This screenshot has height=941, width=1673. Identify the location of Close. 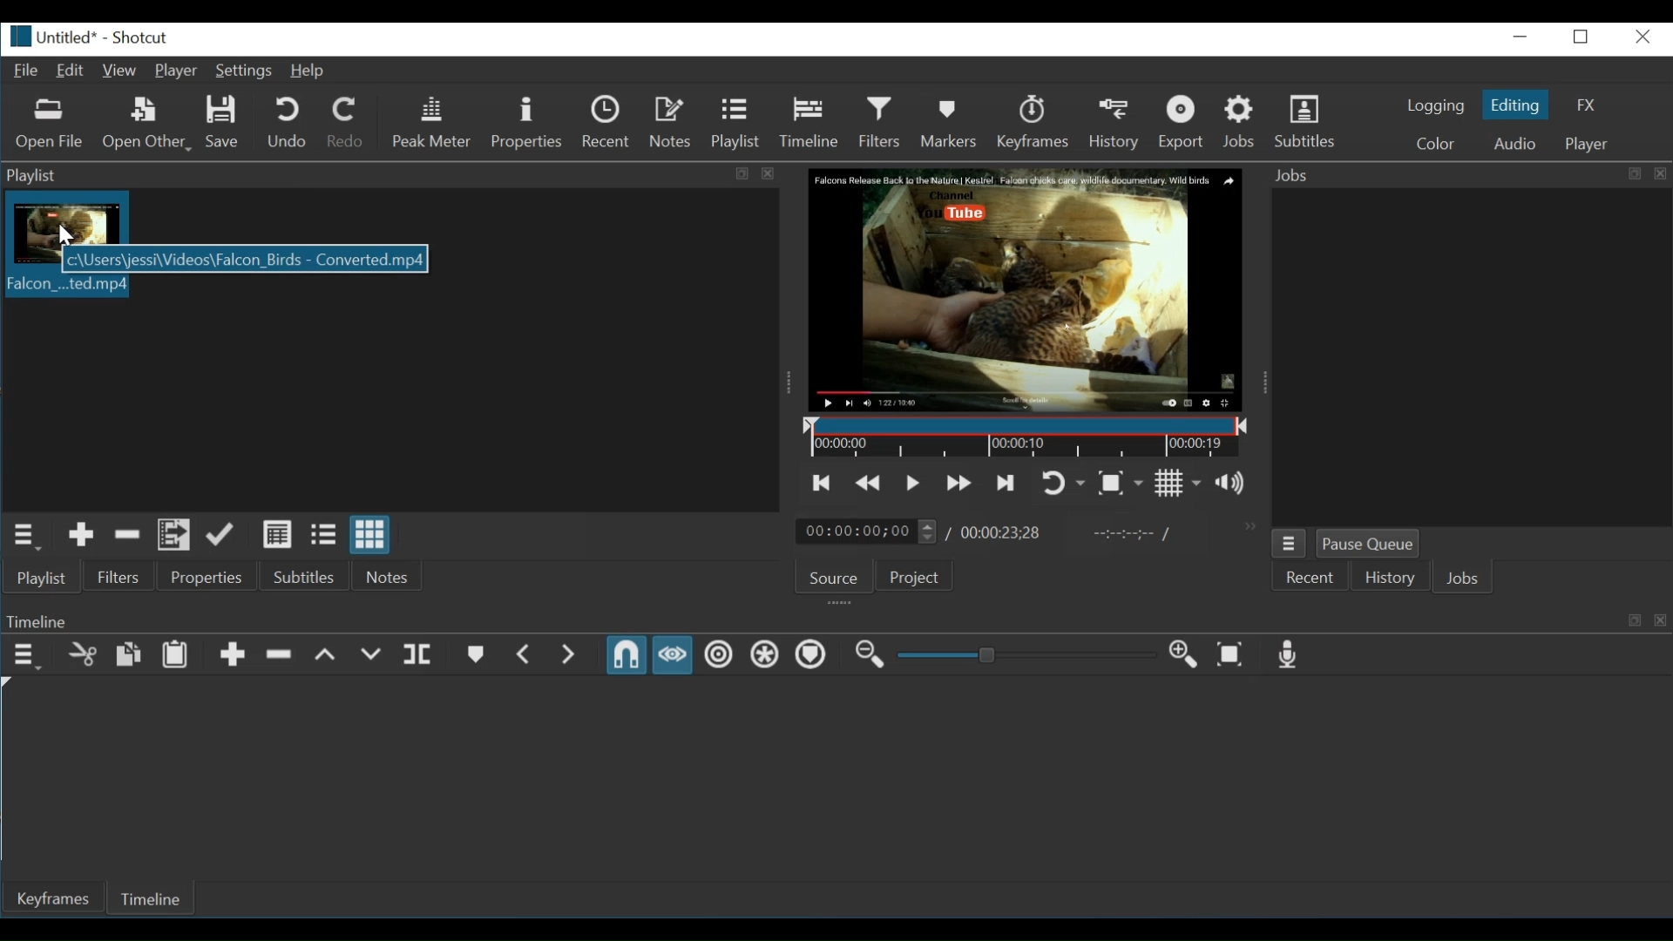
(1640, 37).